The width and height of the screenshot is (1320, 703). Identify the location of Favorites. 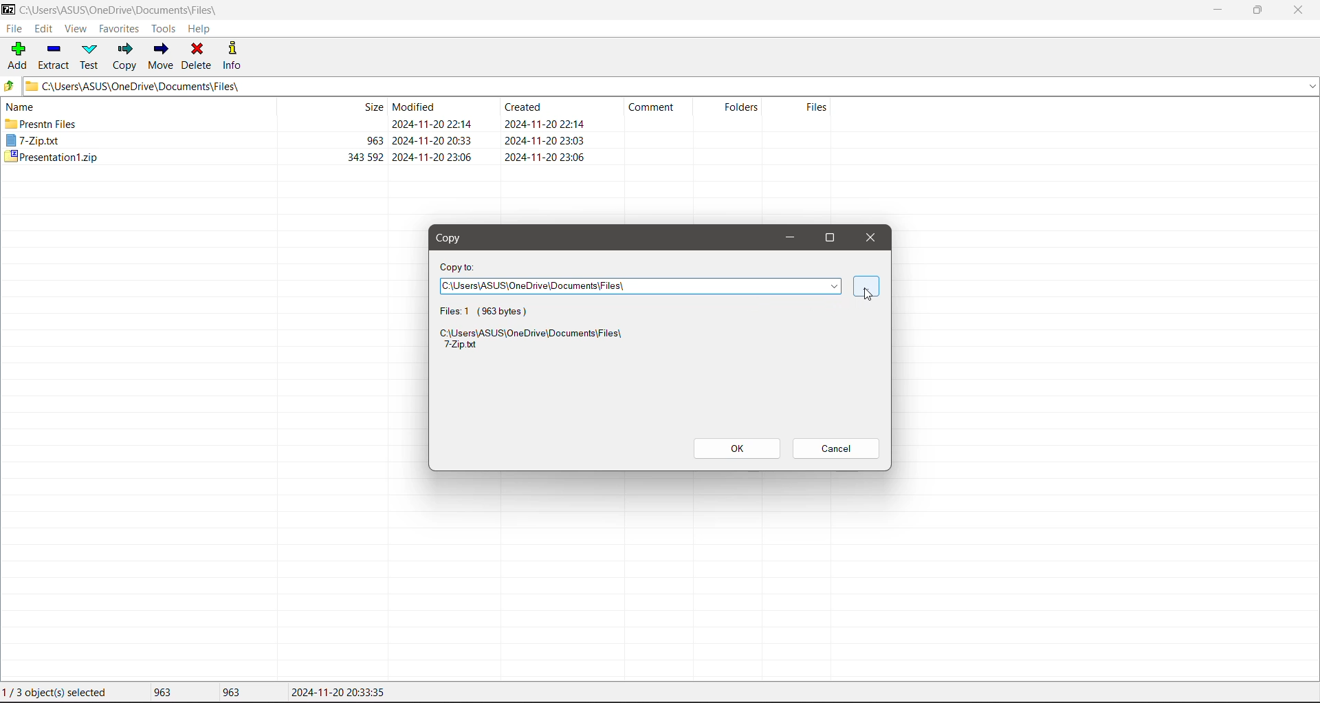
(118, 28).